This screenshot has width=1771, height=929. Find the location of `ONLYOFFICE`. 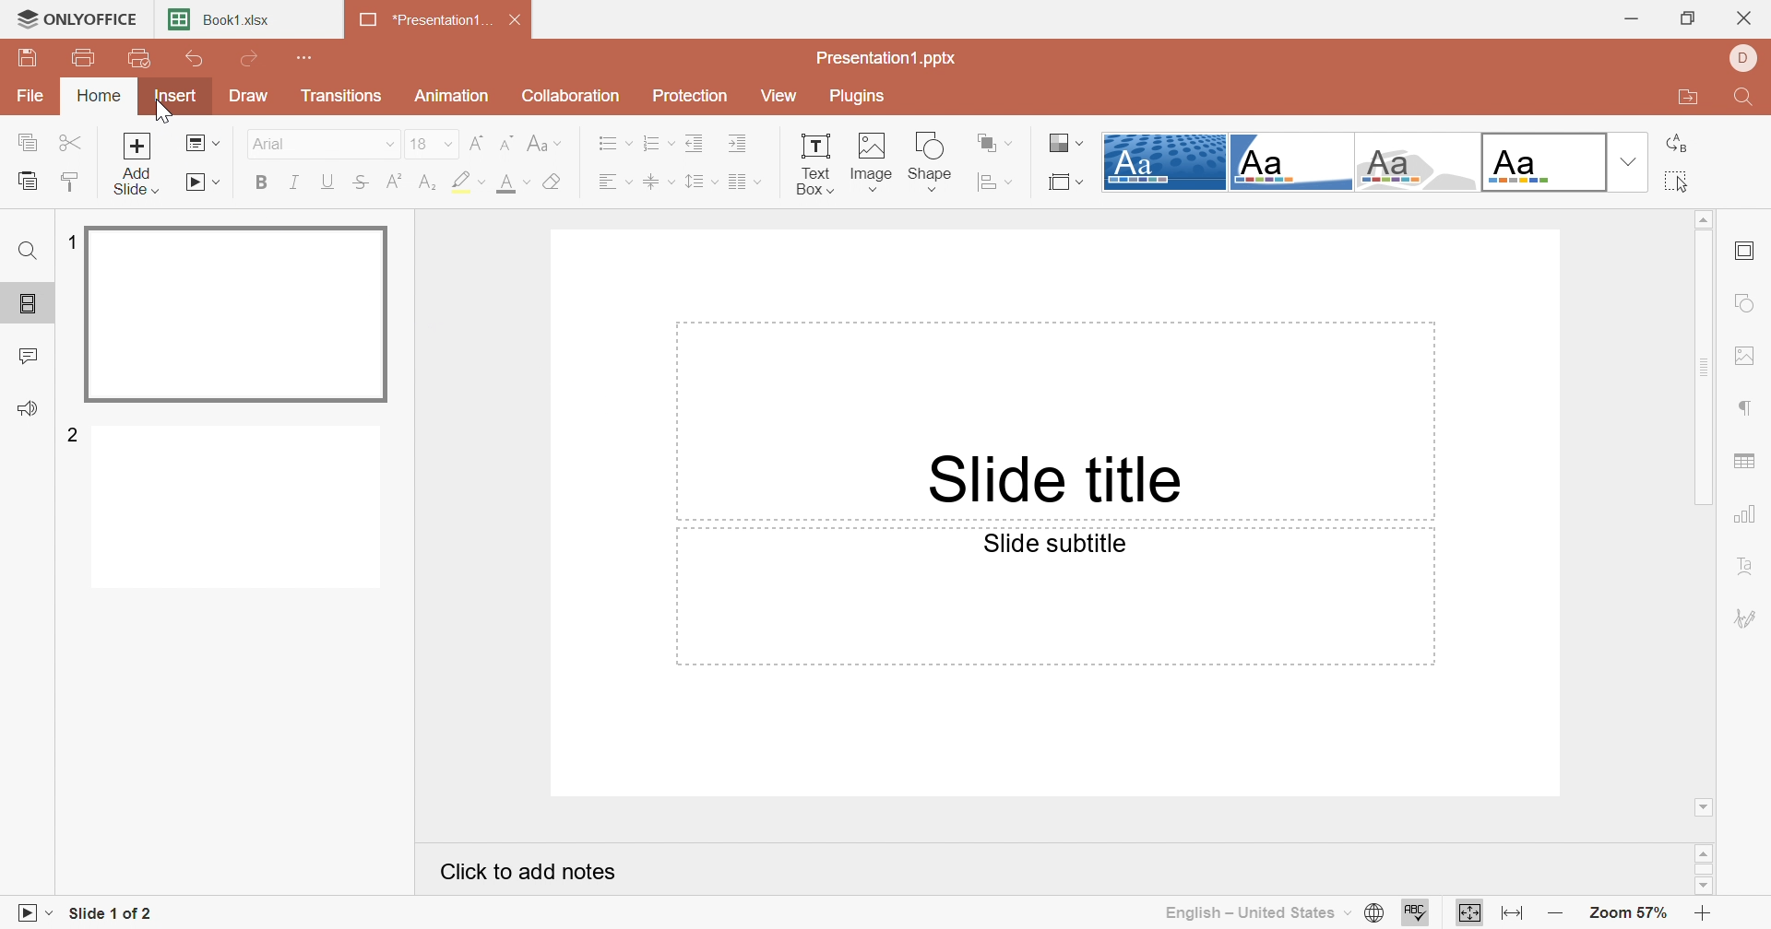

ONLYOFFICE is located at coordinates (76, 17).